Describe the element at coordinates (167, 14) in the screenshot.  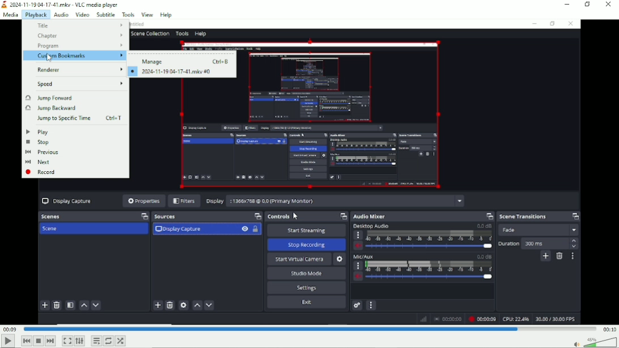
I see `help` at that location.